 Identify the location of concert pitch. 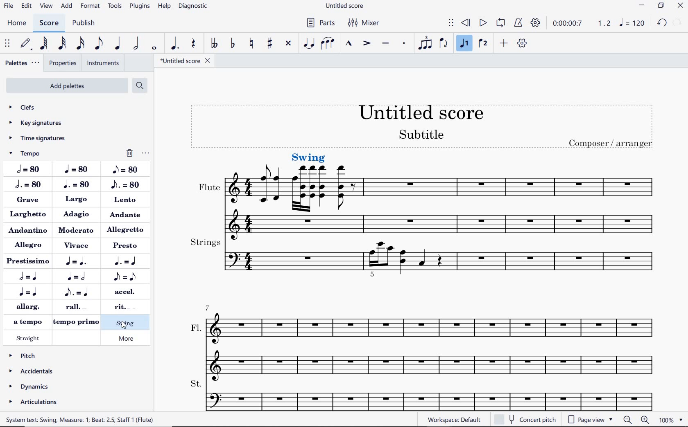
(525, 420).